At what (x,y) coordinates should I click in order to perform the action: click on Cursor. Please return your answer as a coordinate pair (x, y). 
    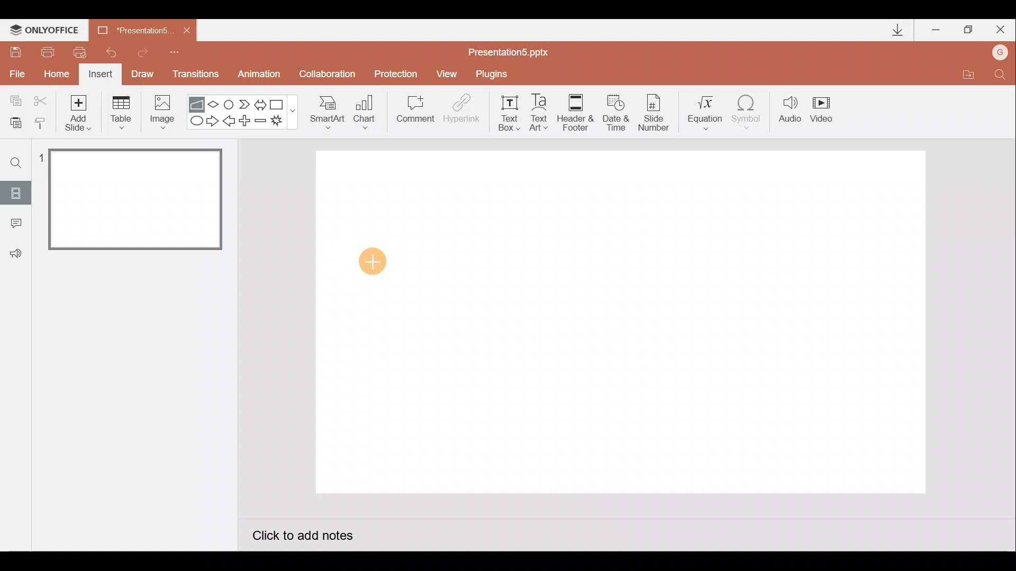
    Looking at the image, I should click on (369, 263).